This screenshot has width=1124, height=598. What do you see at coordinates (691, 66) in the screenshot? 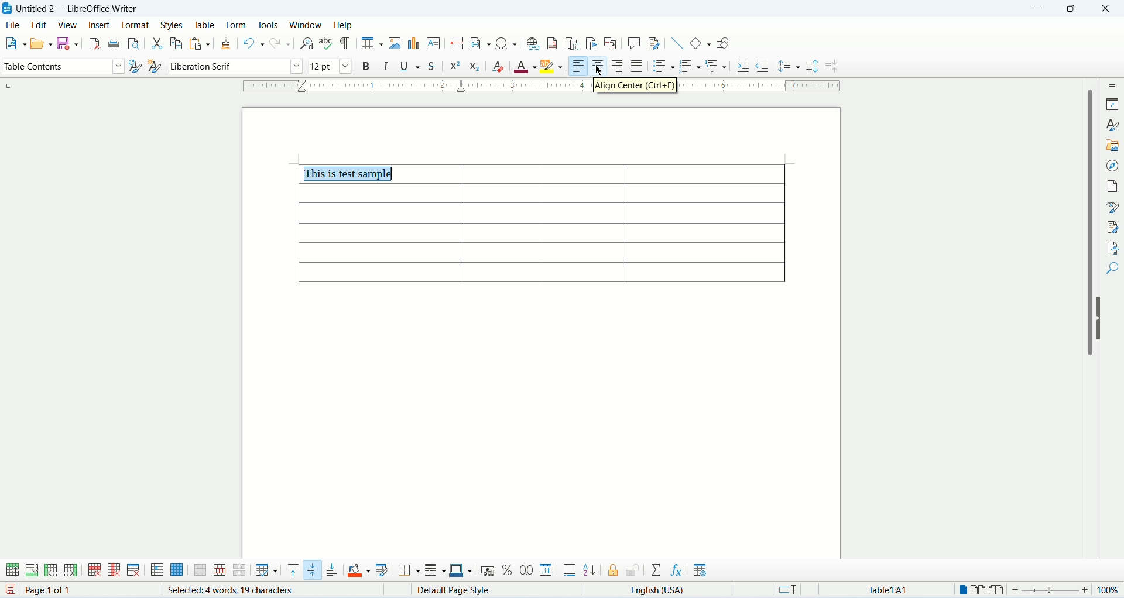
I see `ordered list` at bounding box center [691, 66].